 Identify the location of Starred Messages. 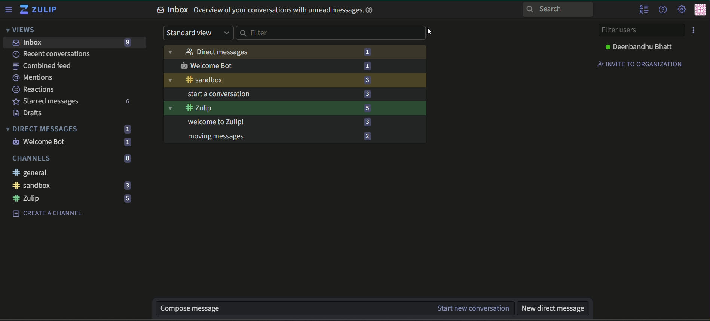
(45, 101).